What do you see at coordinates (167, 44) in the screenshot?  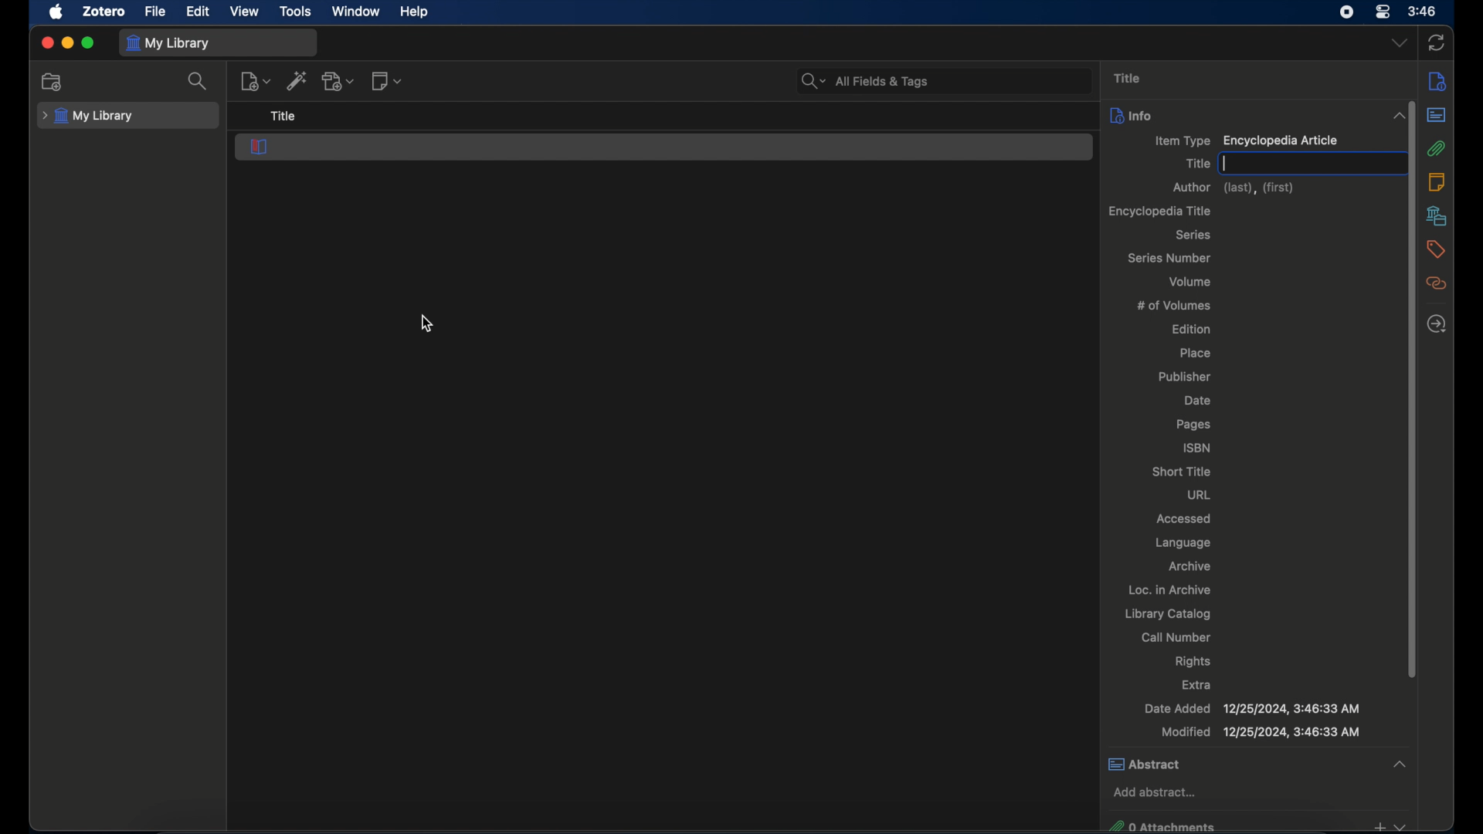 I see `my library` at bounding box center [167, 44].